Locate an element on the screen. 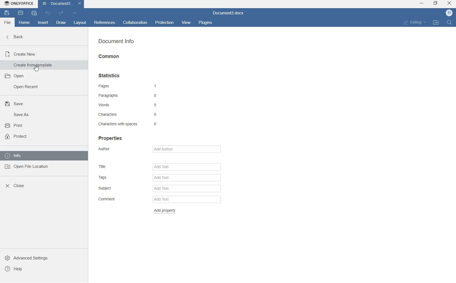 The image size is (456, 283). create new is located at coordinates (28, 54).